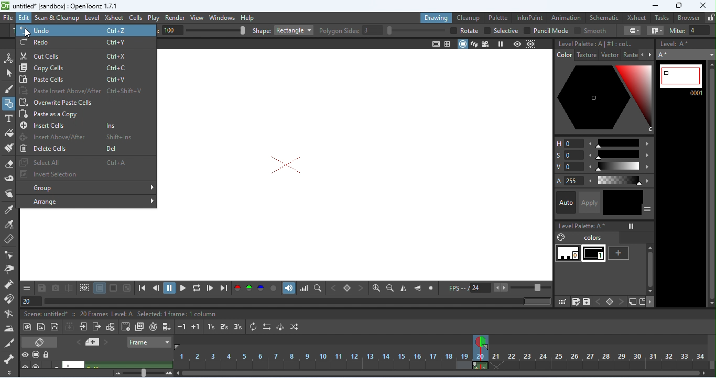 Image resolution: width=716 pixels, height=378 pixels. I want to click on geometric, so click(9, 104).